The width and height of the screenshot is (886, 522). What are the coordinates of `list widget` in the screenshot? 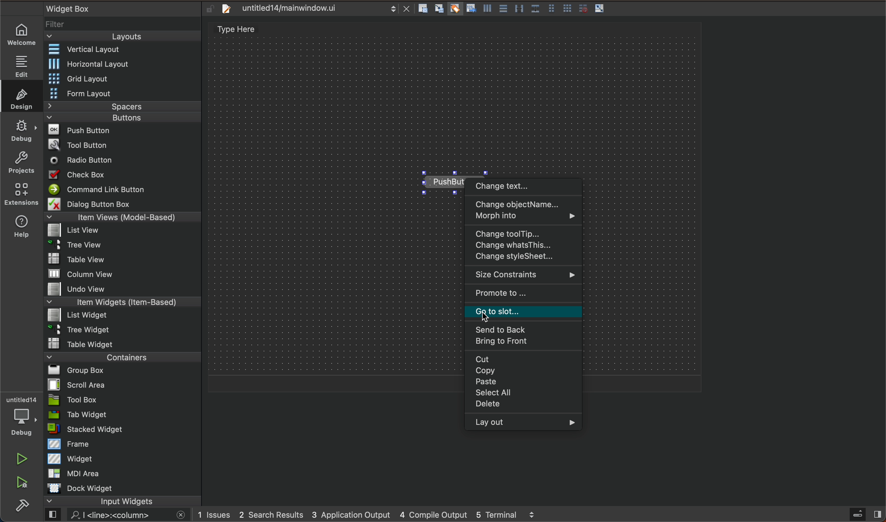 It's located at (125, 317).